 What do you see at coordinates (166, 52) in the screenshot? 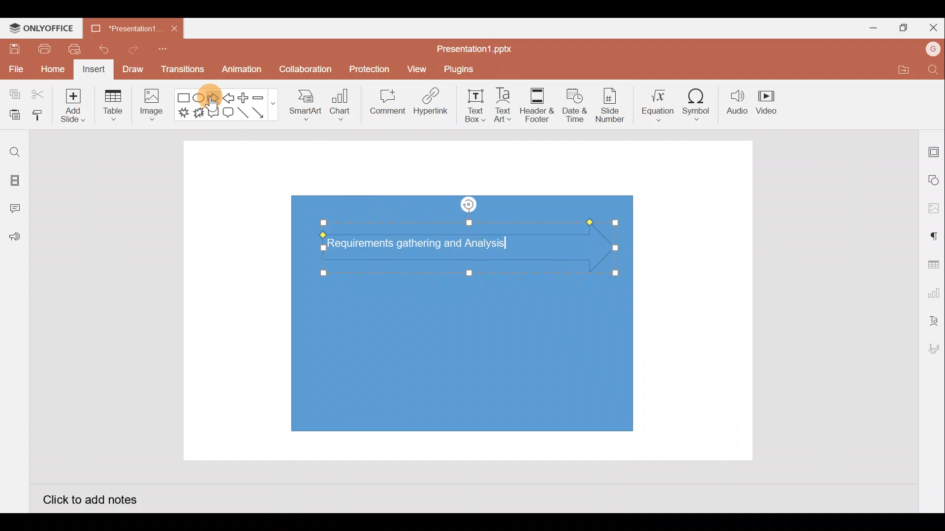
I see `Customize quick access toolbar` at bounding box center [166, 52].